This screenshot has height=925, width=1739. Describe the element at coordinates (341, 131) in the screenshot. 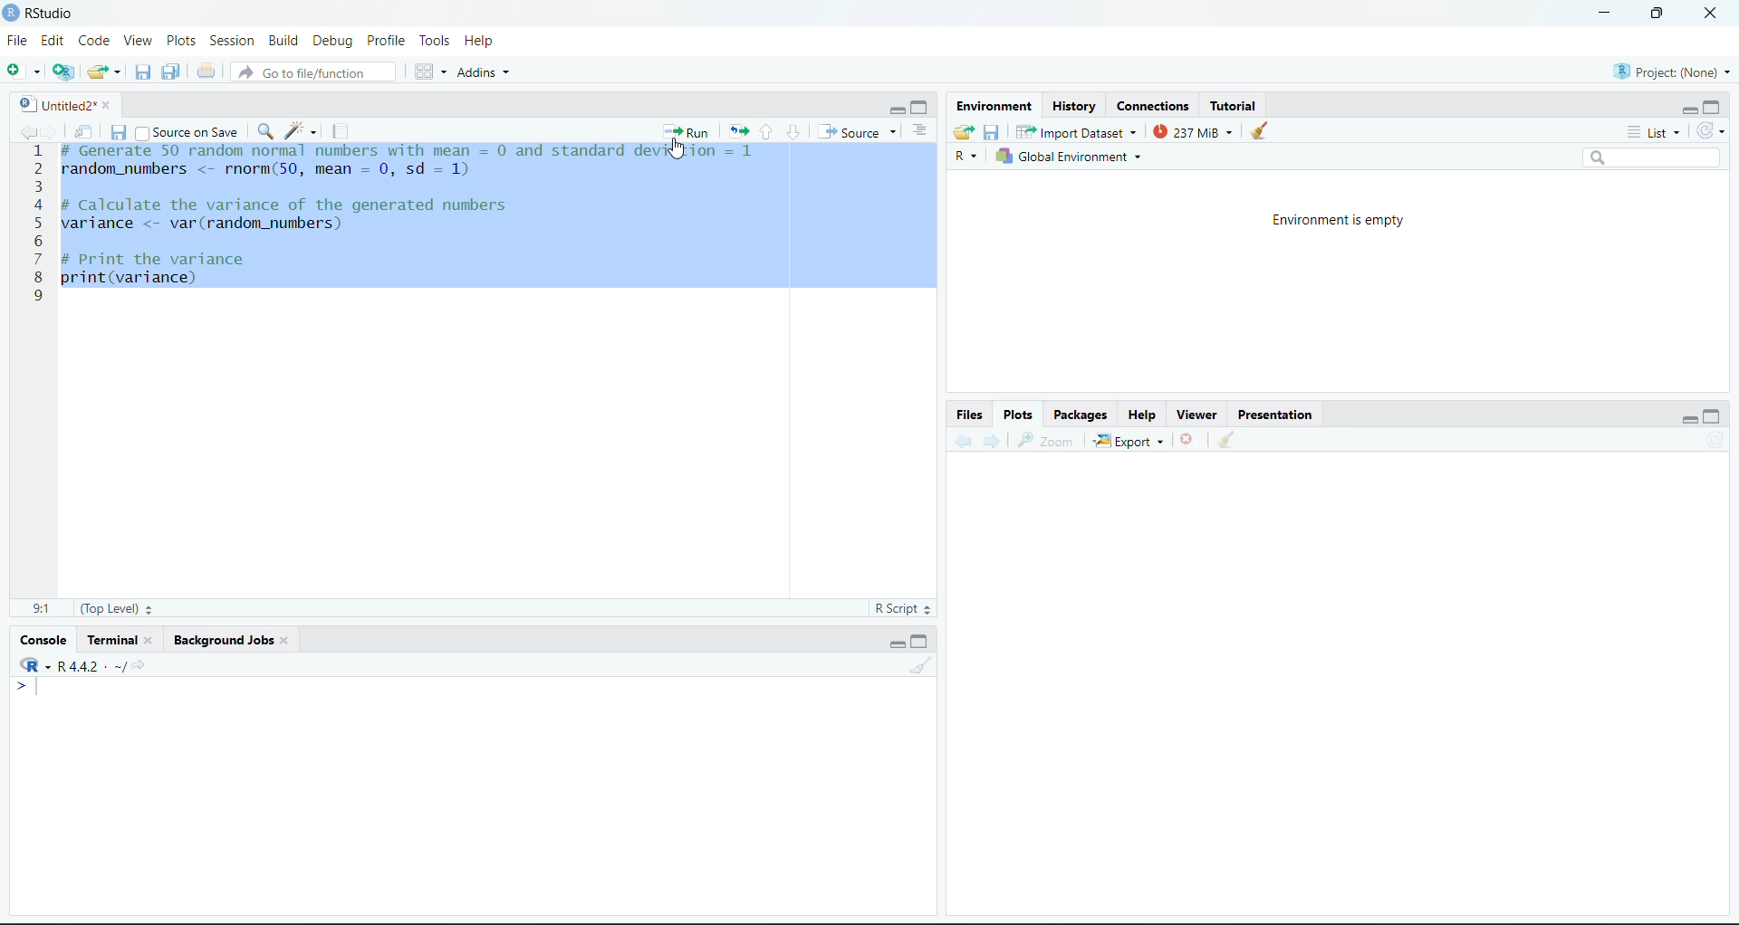

I see `compile report` at that location.